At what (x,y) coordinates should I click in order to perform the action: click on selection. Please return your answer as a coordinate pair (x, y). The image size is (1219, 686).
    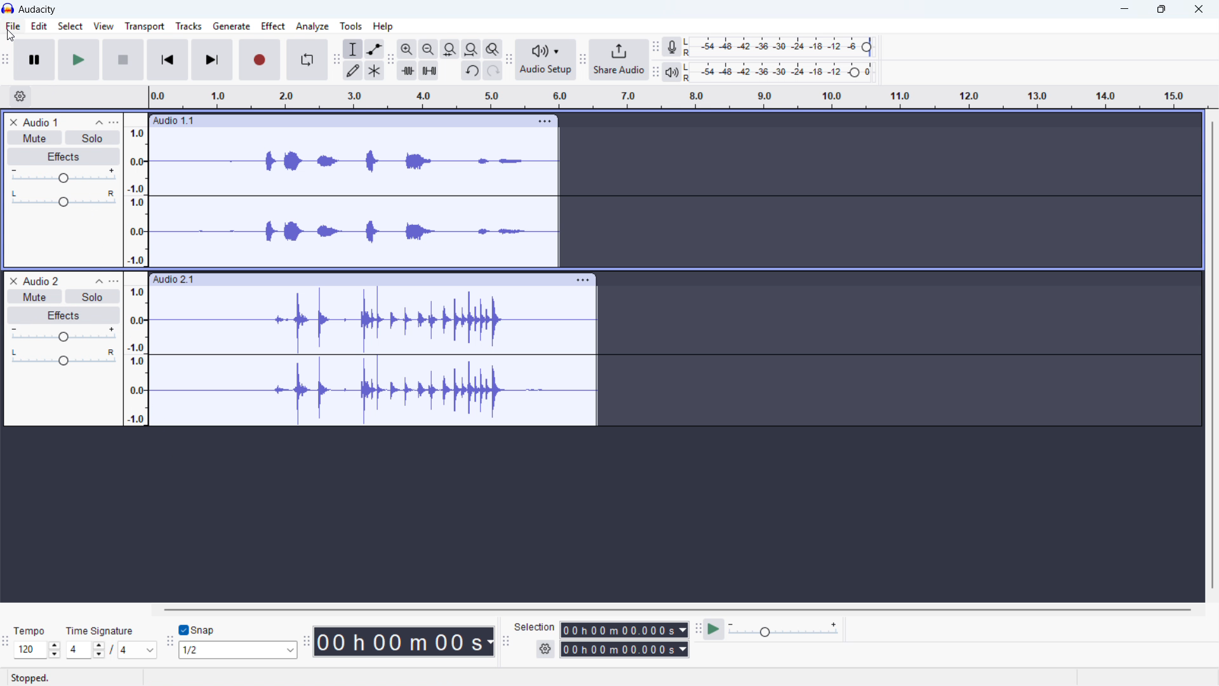
    Looking at the image, I should click on (536, 627).